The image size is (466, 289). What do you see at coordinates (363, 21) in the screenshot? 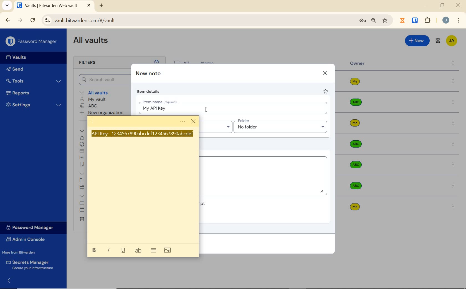
I see `manage passwords` at bounding box center [363, 21].